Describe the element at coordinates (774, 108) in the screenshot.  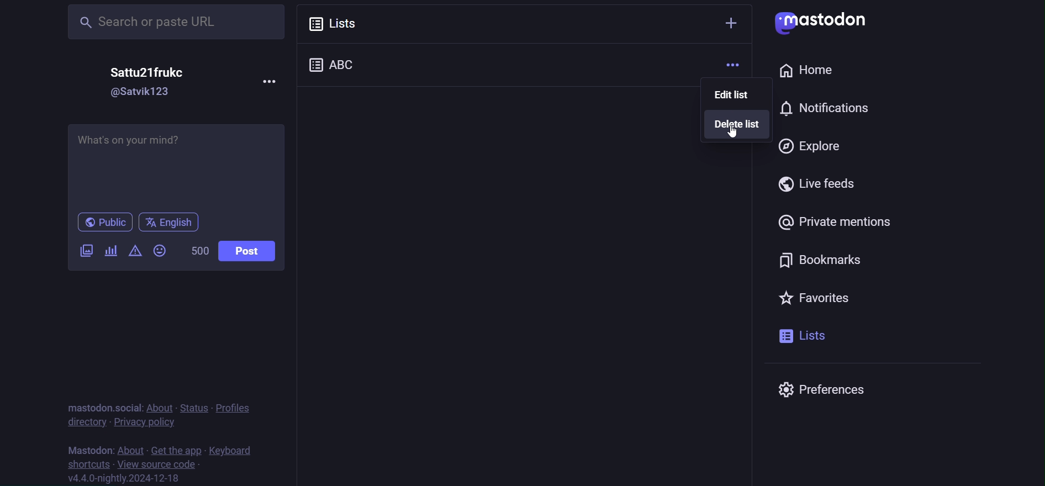
I see `notification` at that location.